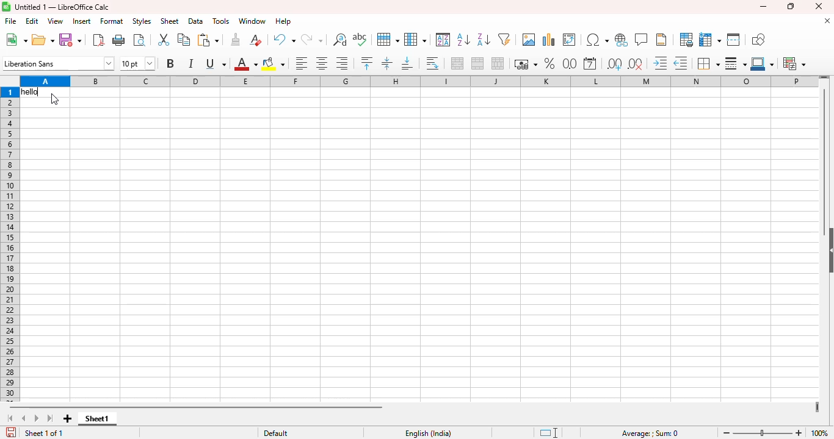  What do you see at coordinates (253, 21) in the screenshot?
I see `window` at bounding box center [253, 21].